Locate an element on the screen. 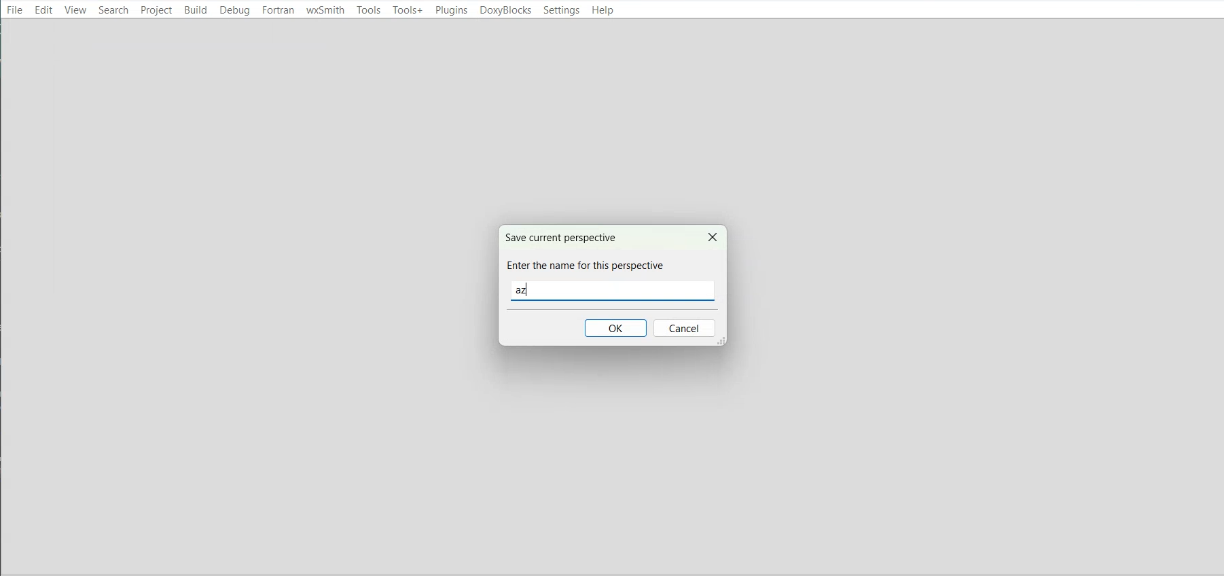  Fortran is located at coordinates (278, 10).